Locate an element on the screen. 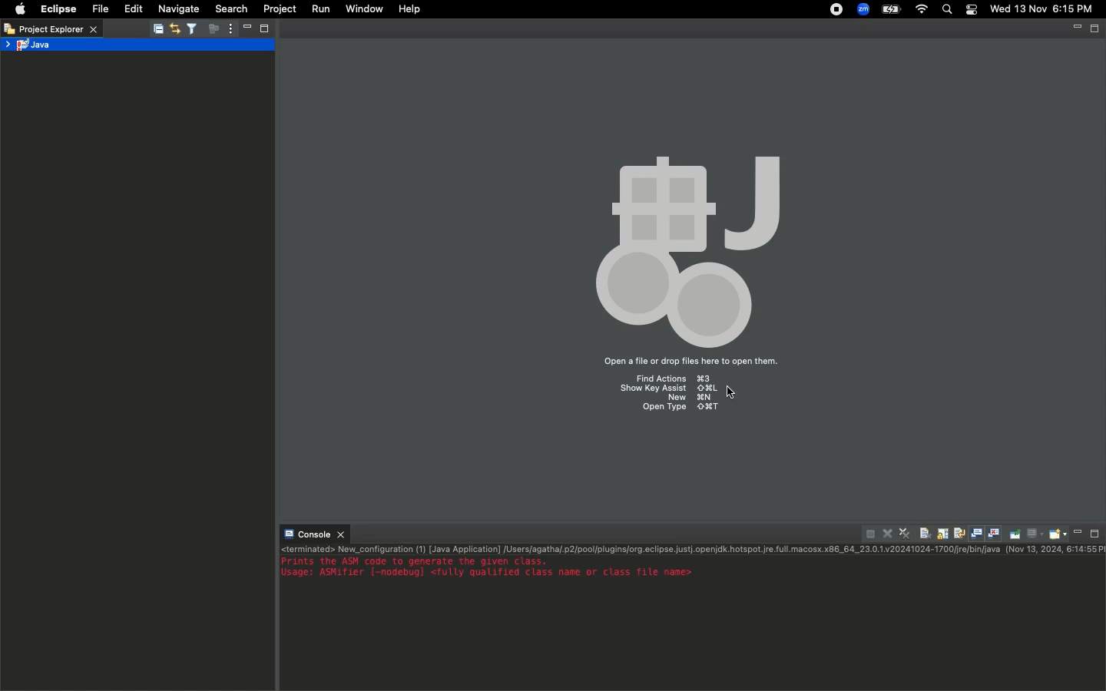  Scroll lock is located at coordinates (944, 534).